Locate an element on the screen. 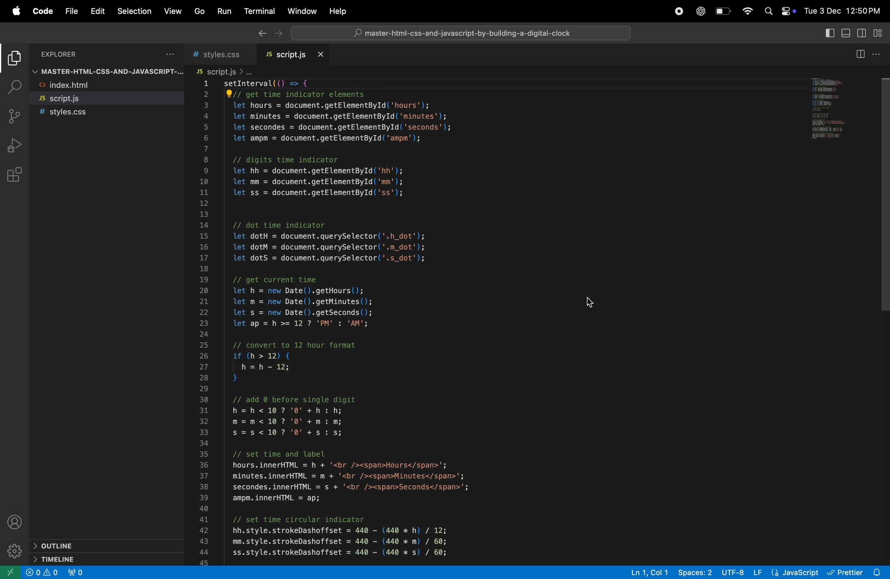 Image resolution: width=890 pixels, height=579 pixels. code is located at coordinates (44, 12).